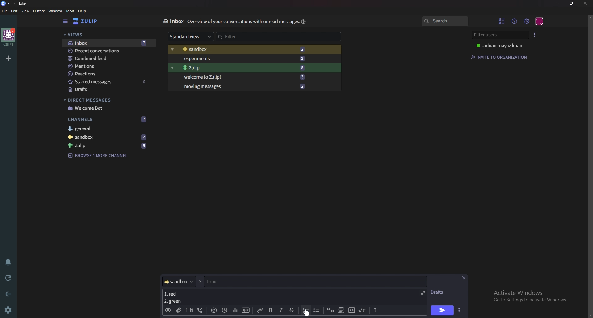 The height and width of the screenshot is (318, 593). I want to click on Enable do not disturb, so click(7, 262).